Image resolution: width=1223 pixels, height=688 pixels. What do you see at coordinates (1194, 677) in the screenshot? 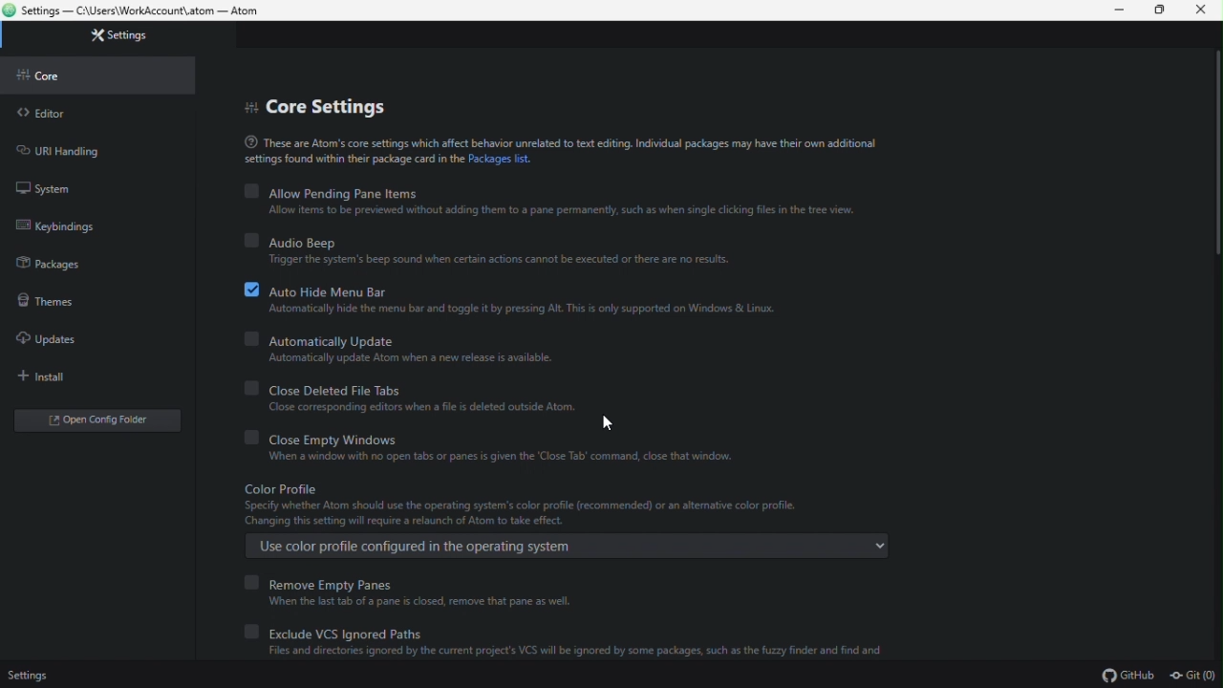
I see `git` at bounding box center [1194, 677].